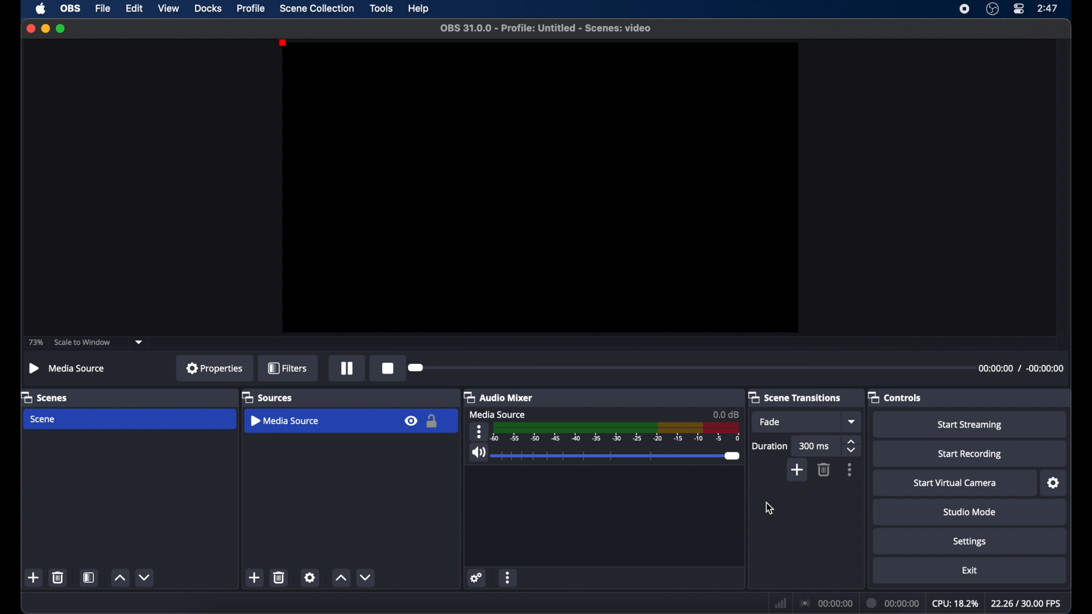 Image resolution: width=1092 pixels, height=614 pixels. What do you see at coordinates (894, 603) in the screenshot?
I see `duration` at bounding box center [894, 603].